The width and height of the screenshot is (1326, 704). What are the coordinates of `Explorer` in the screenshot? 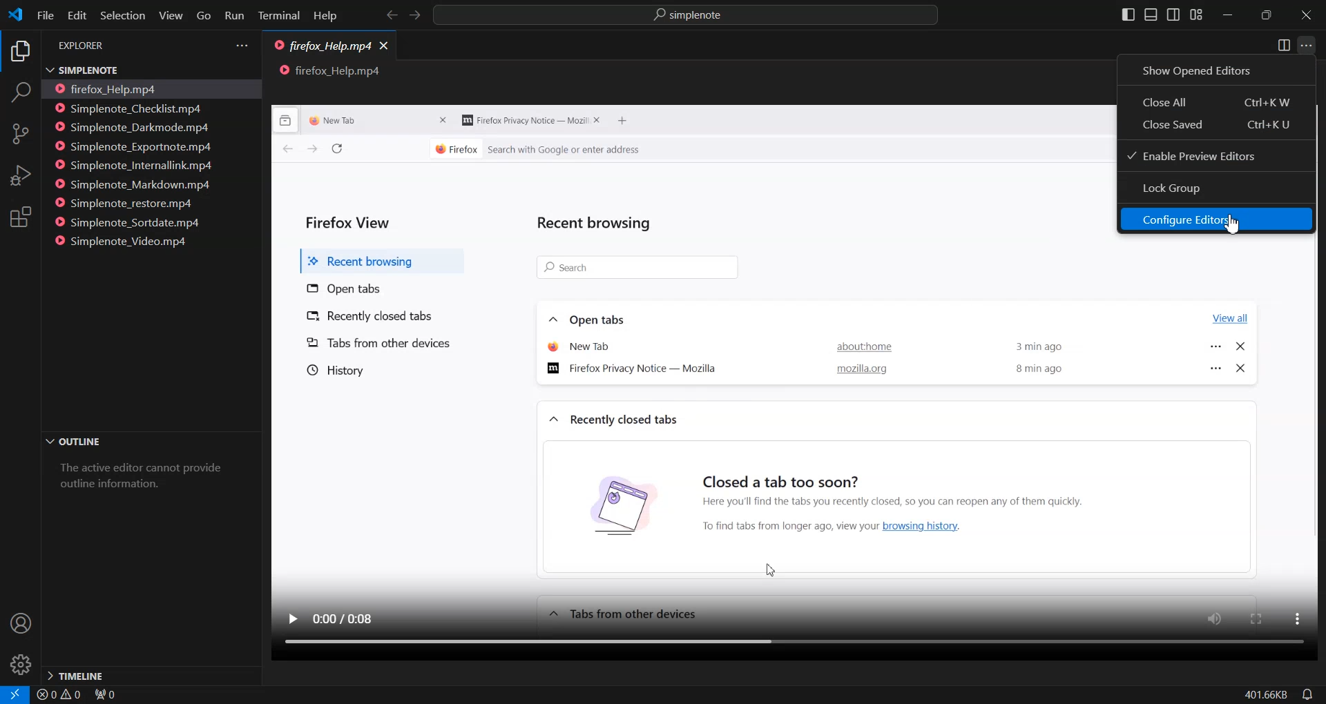 It's located at (19, 52).